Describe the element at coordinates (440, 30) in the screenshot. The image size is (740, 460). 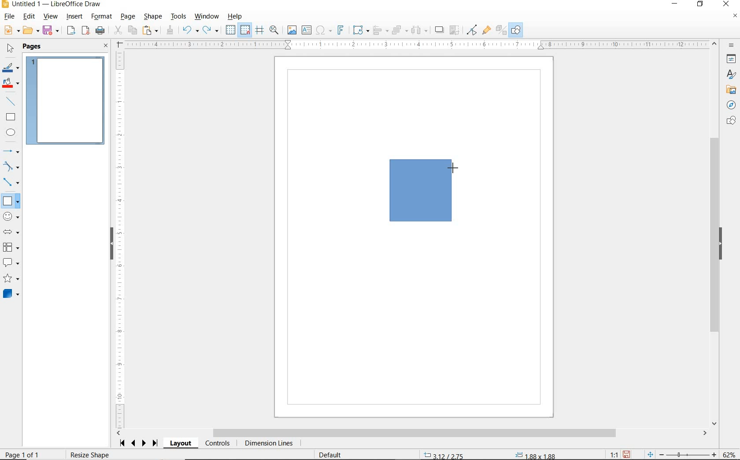
I see `SHADOW` at that location.